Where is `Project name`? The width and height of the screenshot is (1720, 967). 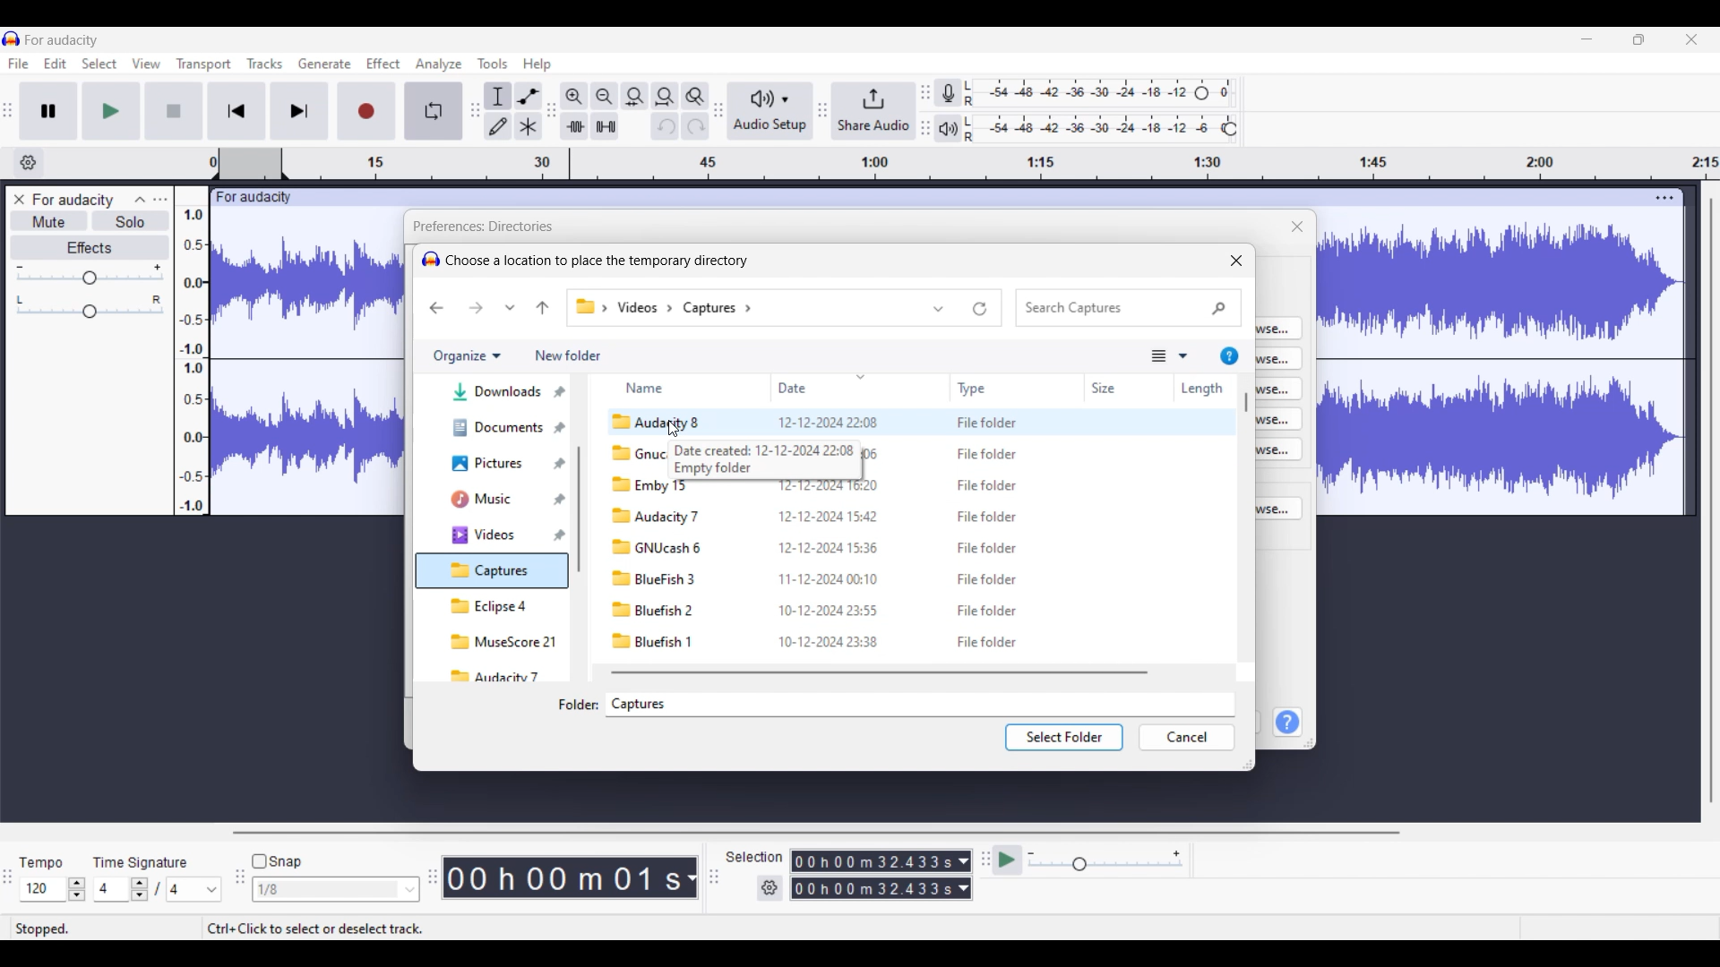 Project name is located at coordinates (252, 199).